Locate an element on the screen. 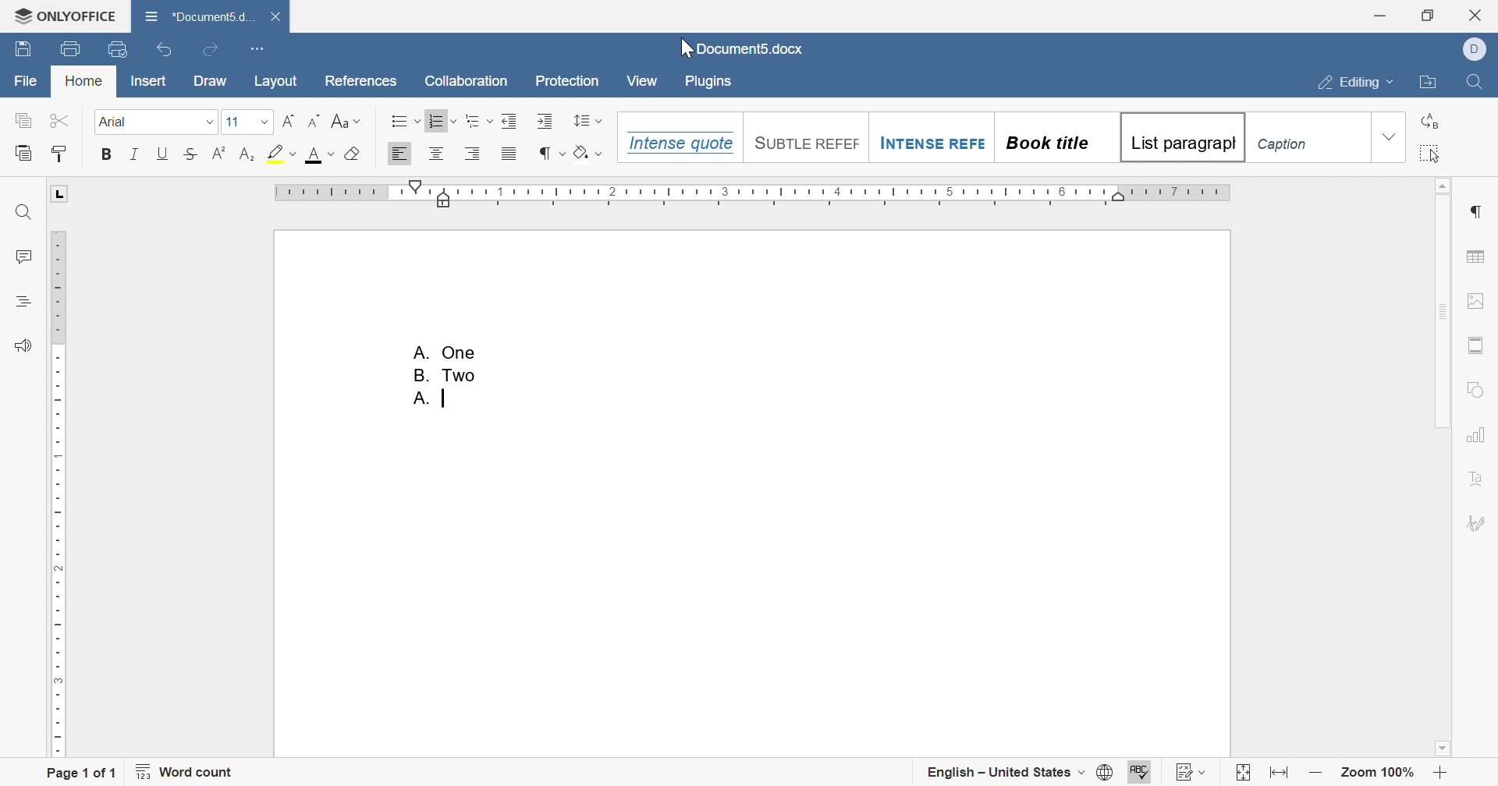  drop down is located at coordinates (266, 121).